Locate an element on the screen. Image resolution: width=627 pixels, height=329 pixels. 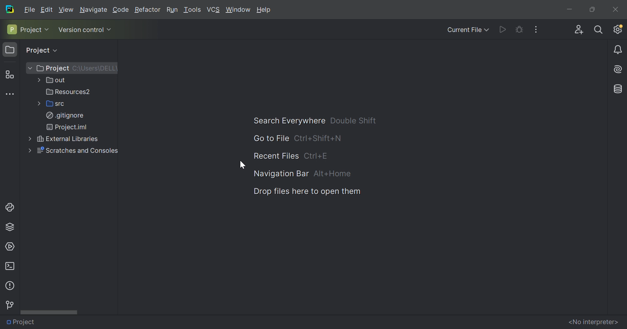
PyCharm is located at coordinates (10, 9).